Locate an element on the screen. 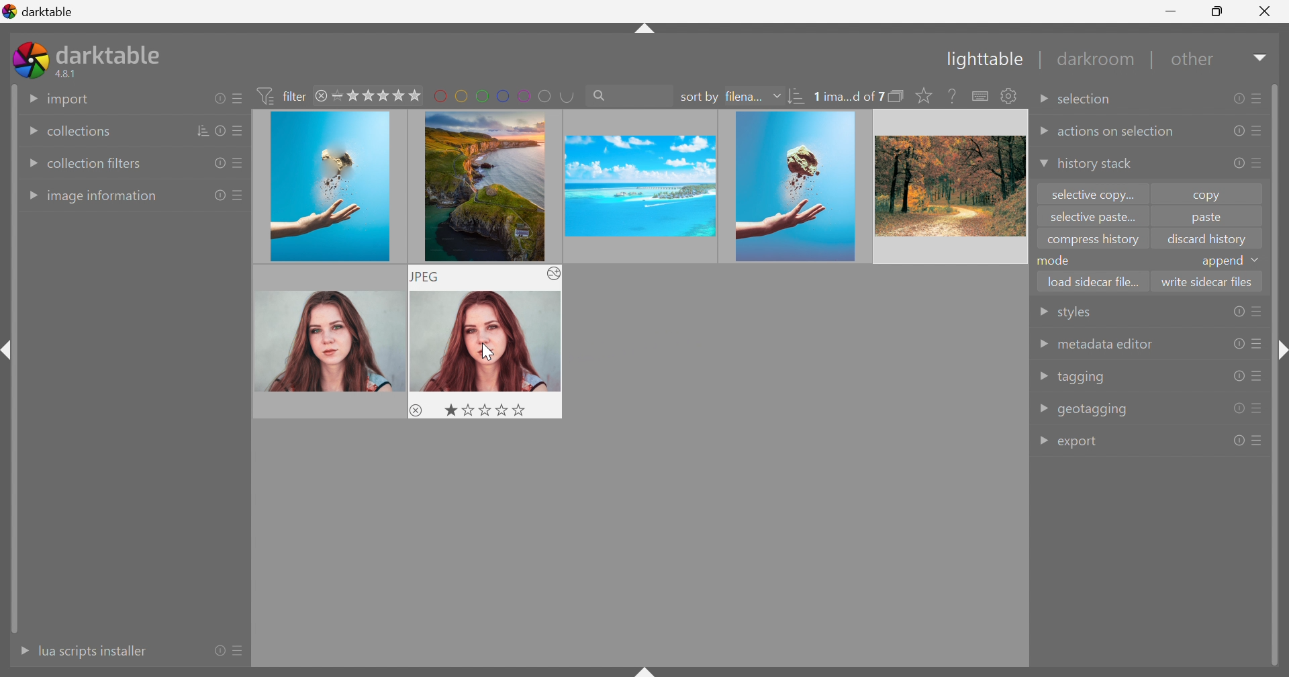 The width and height of the screenshot is (1289, 677). presets is located at coordinates (237, 99).